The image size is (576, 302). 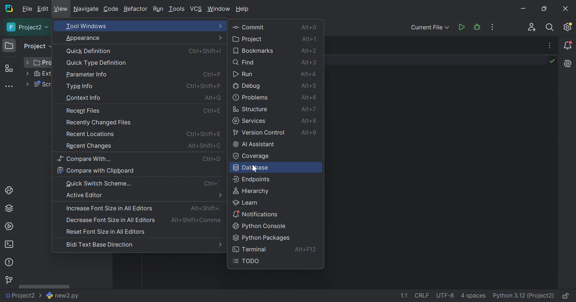 I want to click on Minimize, so click(x=524, y=8).